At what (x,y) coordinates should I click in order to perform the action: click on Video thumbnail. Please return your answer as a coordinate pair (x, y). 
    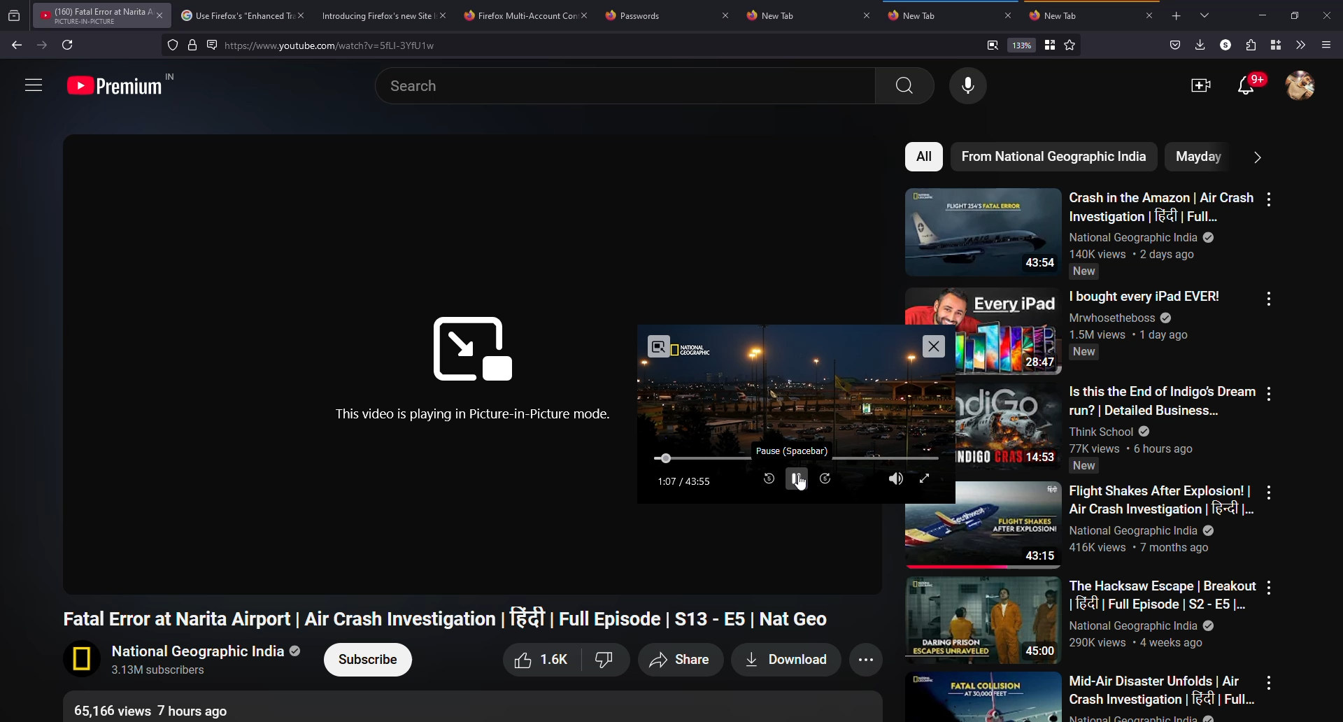
    Looking at the image, I should click on (983, 621).